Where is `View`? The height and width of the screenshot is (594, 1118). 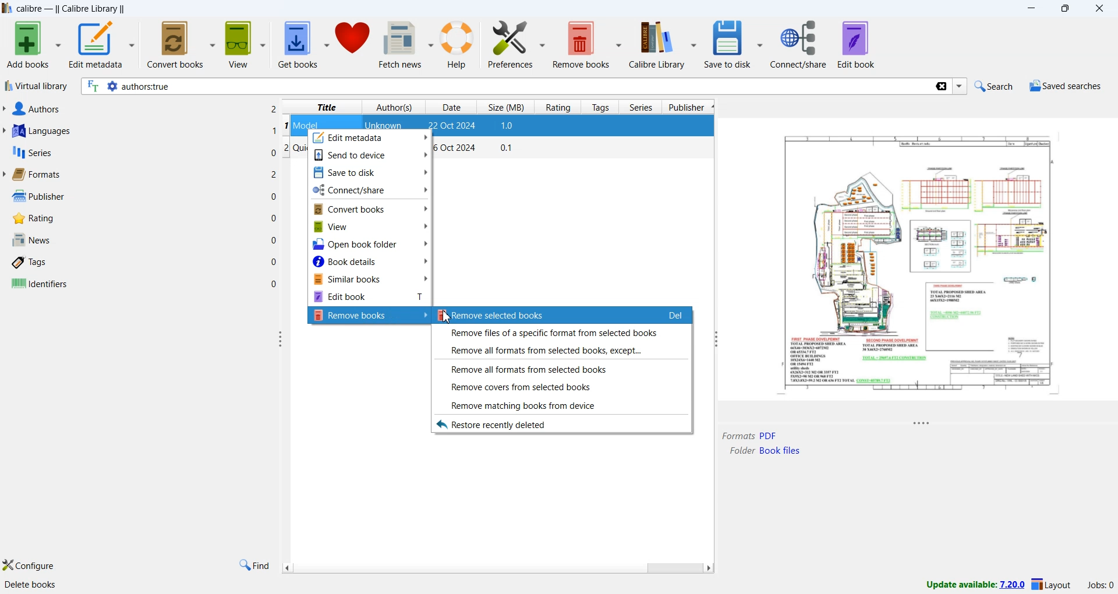 View is located at coordinates (371, 226).